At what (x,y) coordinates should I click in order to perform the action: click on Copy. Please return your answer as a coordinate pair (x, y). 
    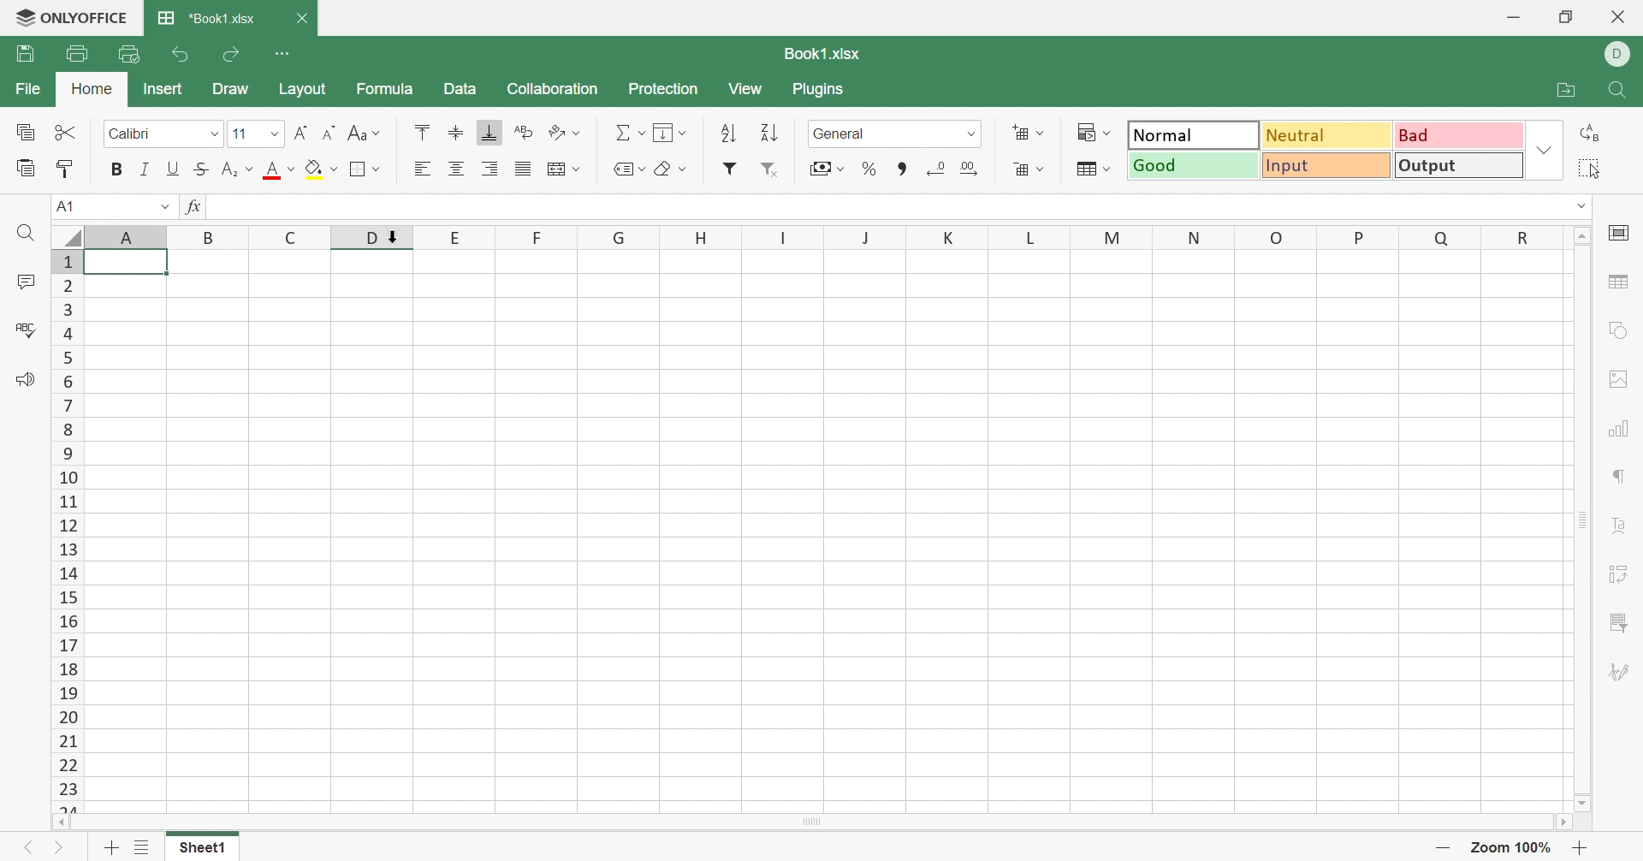
    Looking at the image, I should click on (26, 130).